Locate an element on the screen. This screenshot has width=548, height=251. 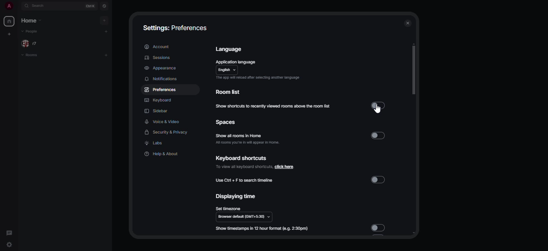
displaying time is located at coordinates (238, 196).